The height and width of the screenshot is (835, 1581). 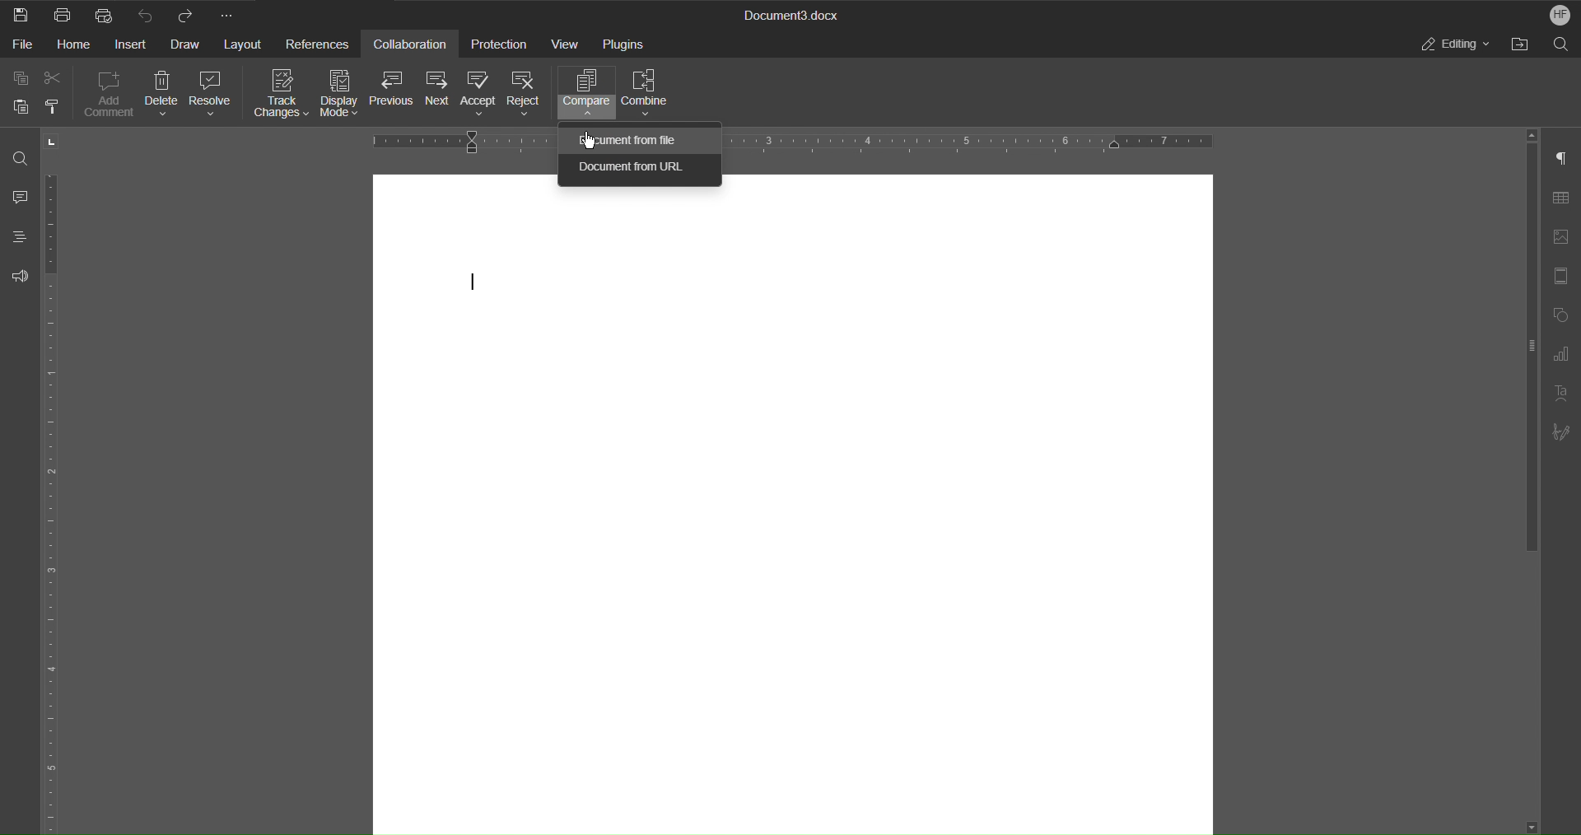 What do you see at coordinates (502, 44) in the screenshot?
I see `Protection` at bounding box center [502, 44].